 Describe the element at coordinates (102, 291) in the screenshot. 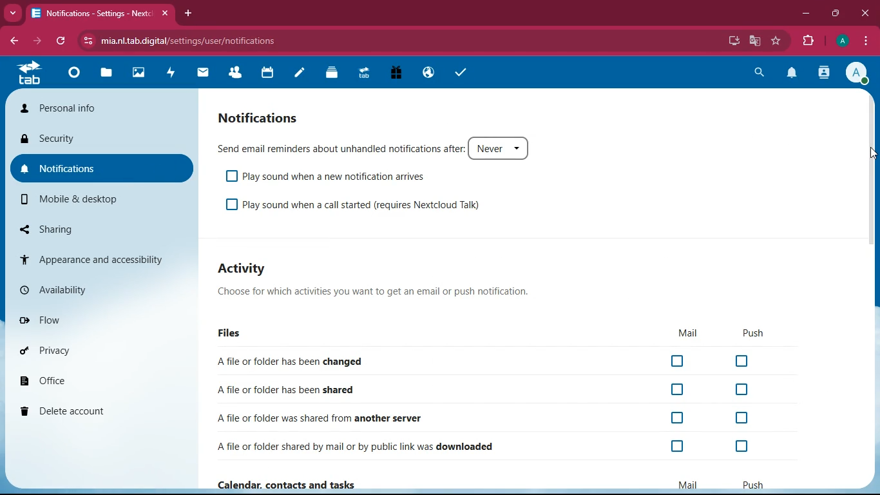

I see `availability` at that location.